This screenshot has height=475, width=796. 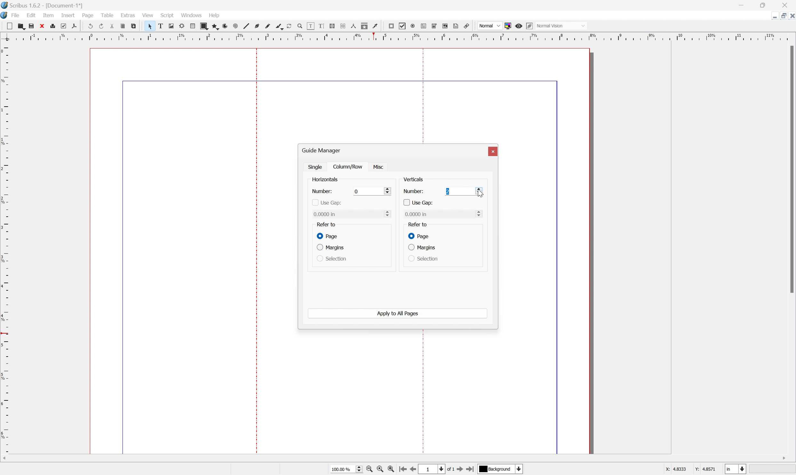 What do you see at coordinates (396, 459) in the screenshot?
I see `scroll bar` at bounding box center [396, 459].